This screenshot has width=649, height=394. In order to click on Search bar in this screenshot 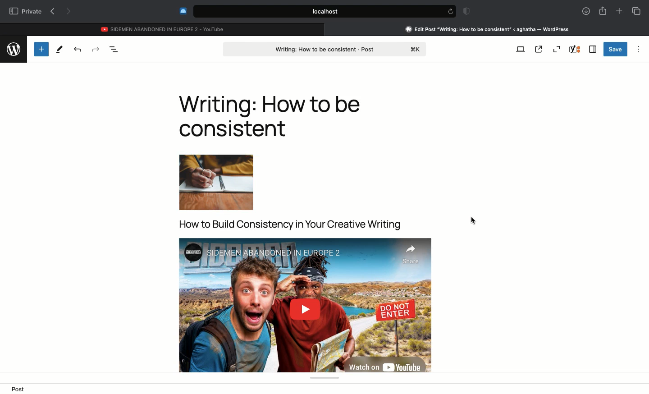, I will do `click(316, 11)`.